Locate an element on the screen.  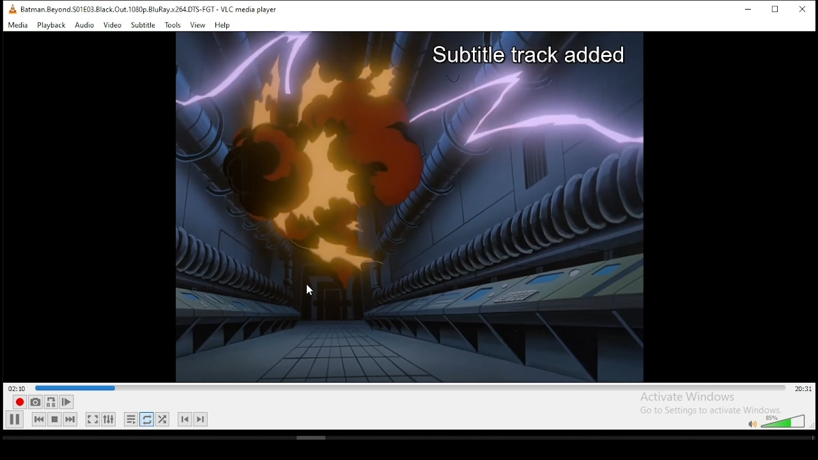
remaining/total time is located at coordinates (803, 388).